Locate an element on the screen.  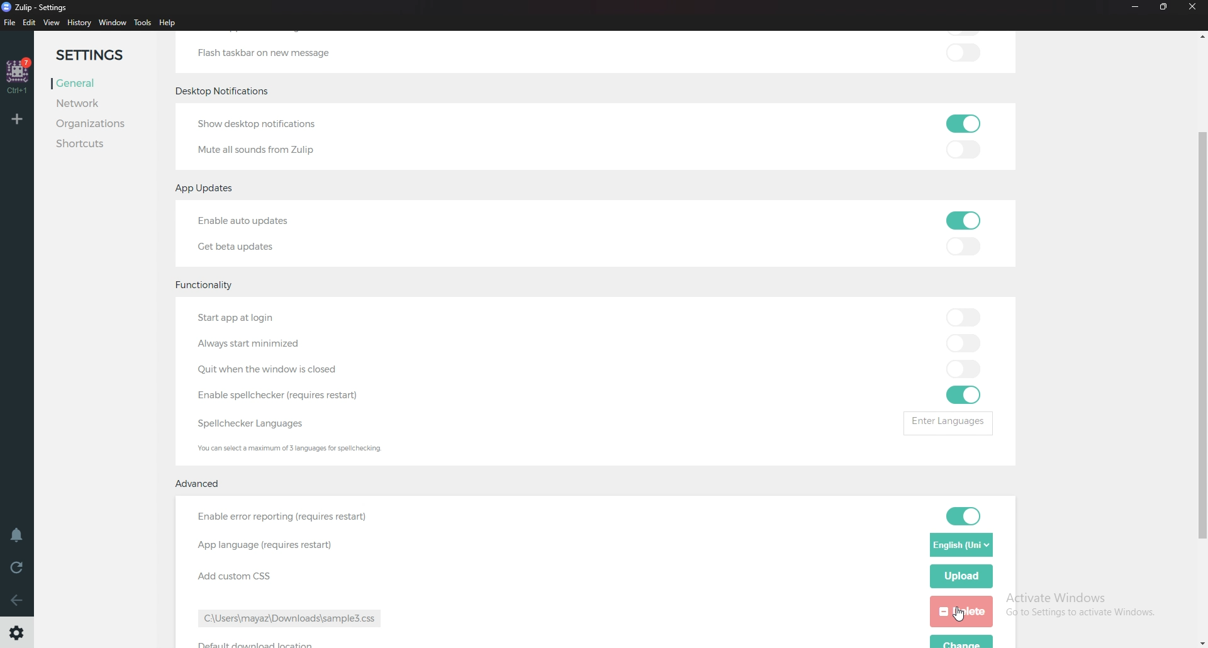
Back is located at coordinates (18, 603).